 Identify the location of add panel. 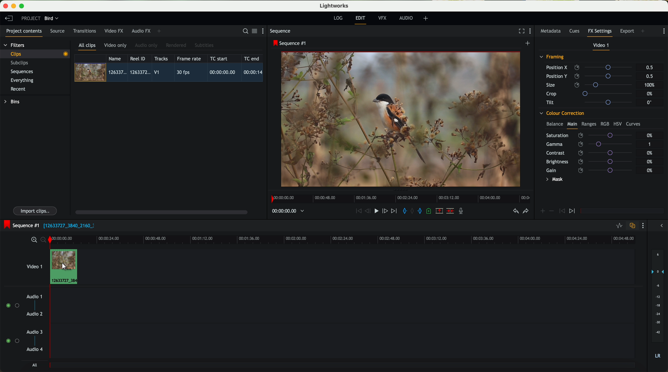
(160, 31).